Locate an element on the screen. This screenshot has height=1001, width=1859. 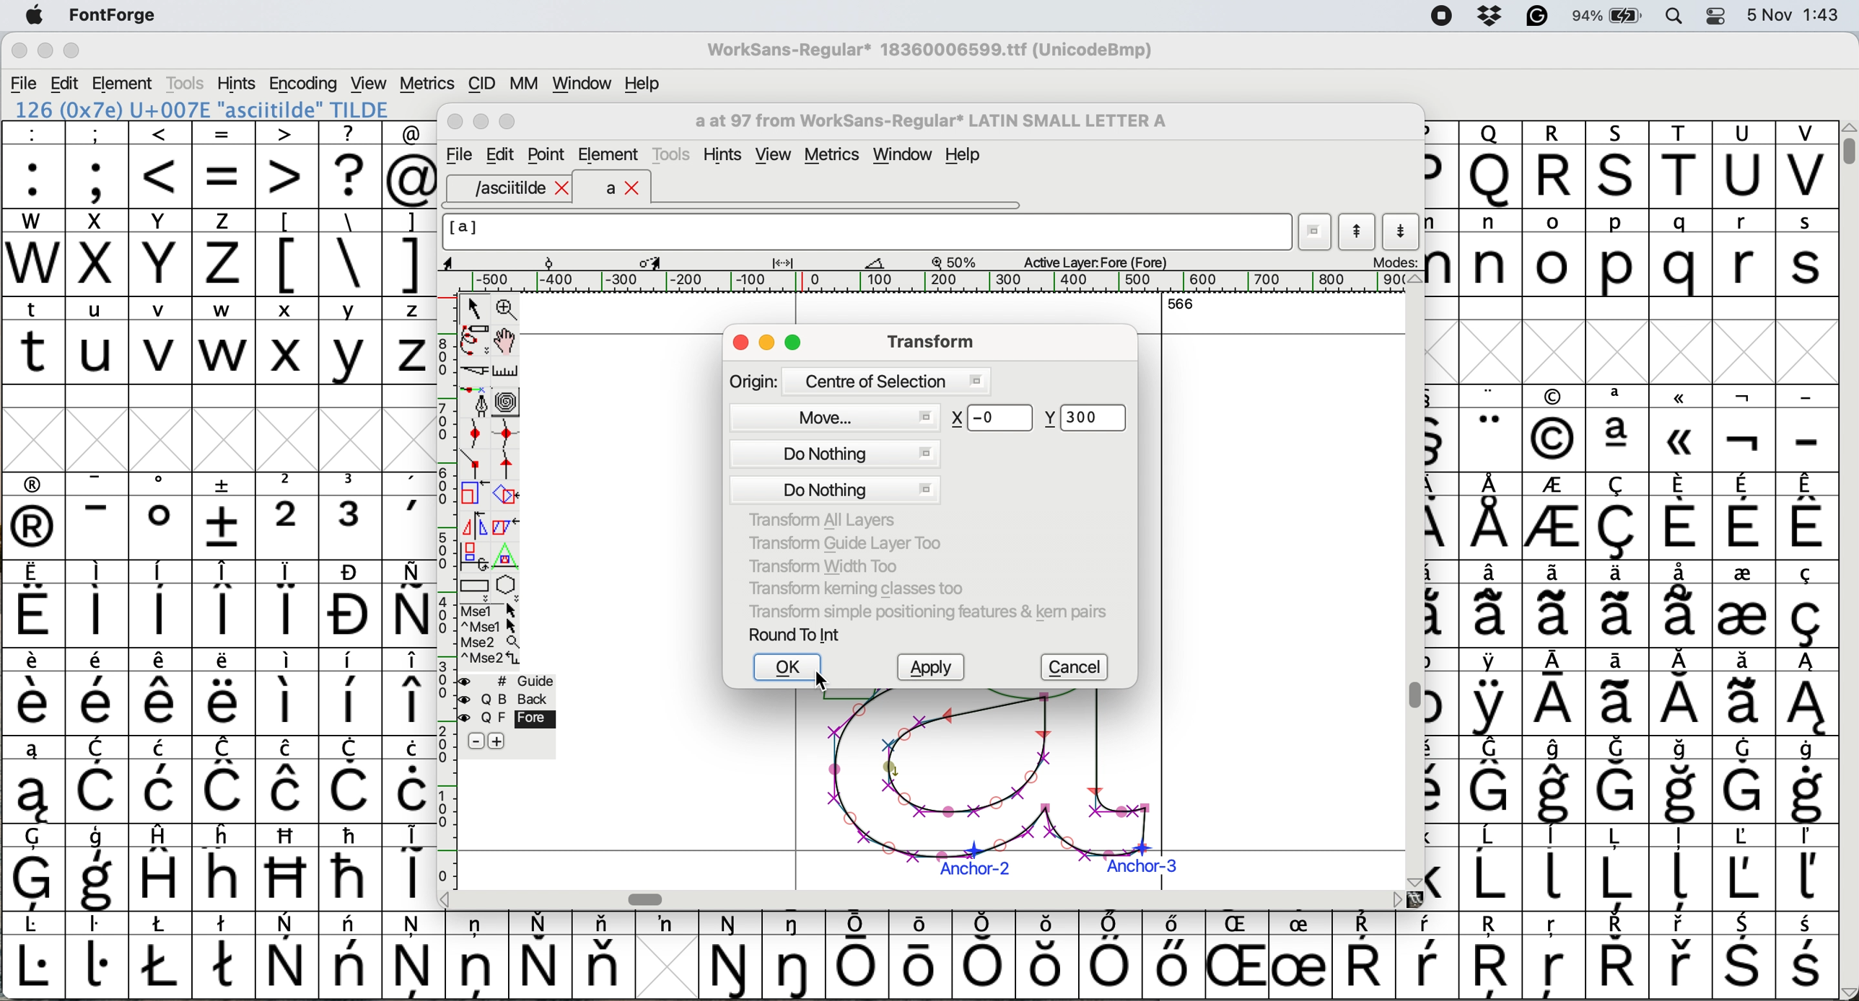
symbol is located at coordinates (1363, 956).